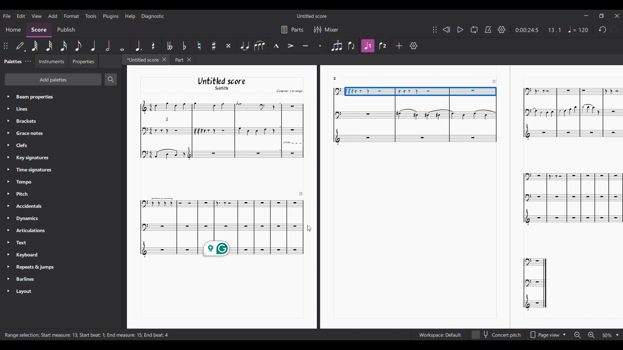 This screenshot has height=350, width=623. I want to click on Untitled score Subtitle, so click(228, 84).